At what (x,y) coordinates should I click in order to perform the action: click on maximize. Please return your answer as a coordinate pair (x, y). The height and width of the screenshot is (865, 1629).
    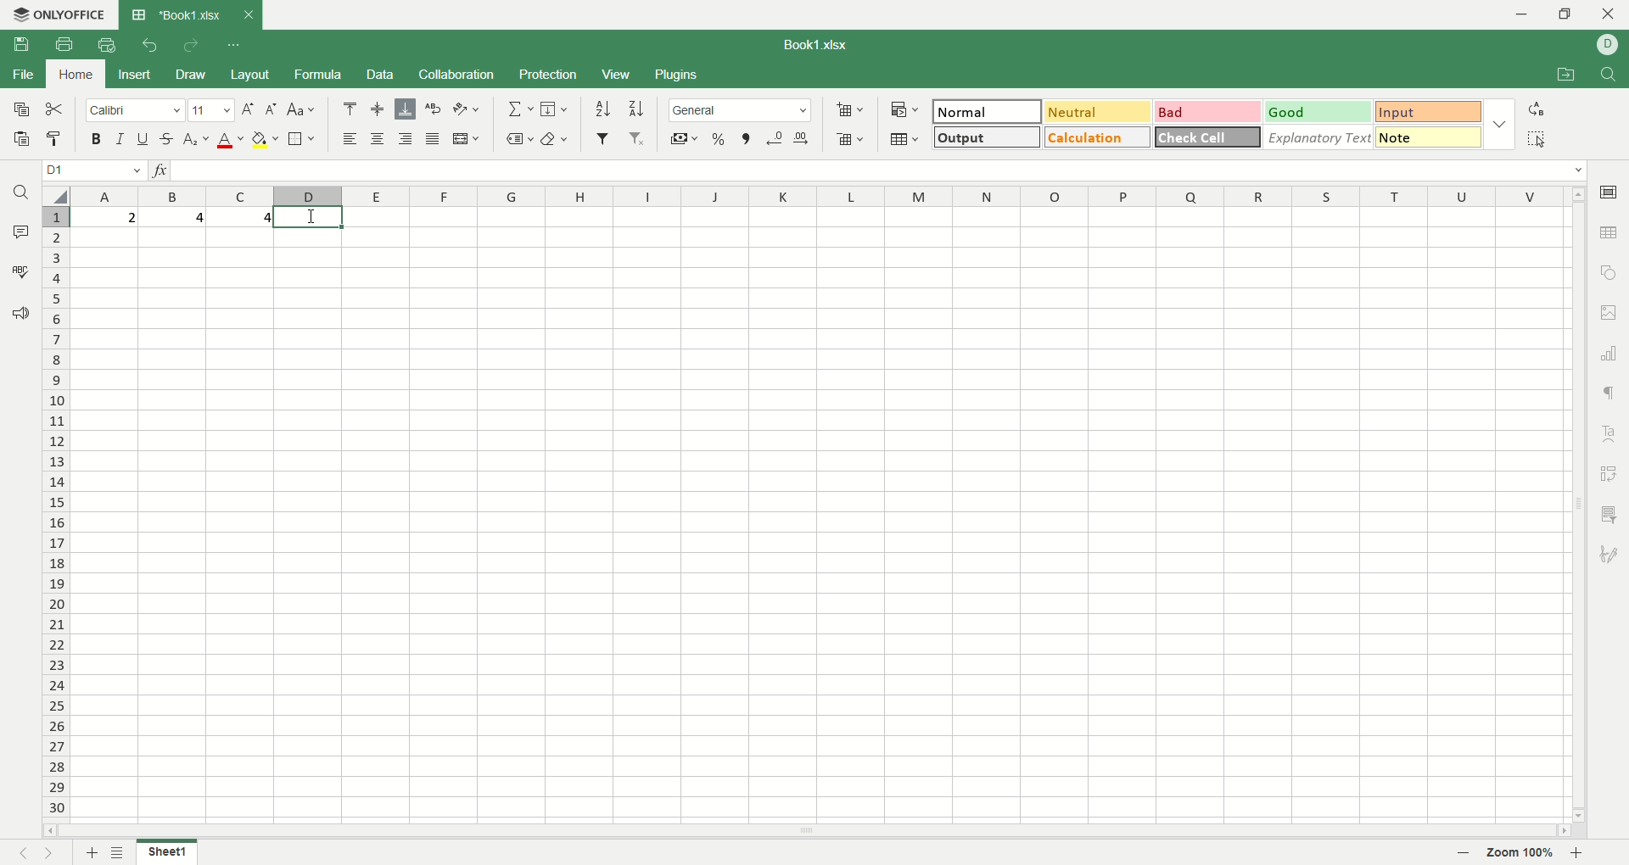
    Looking at the image, I should click on (1570, 14).